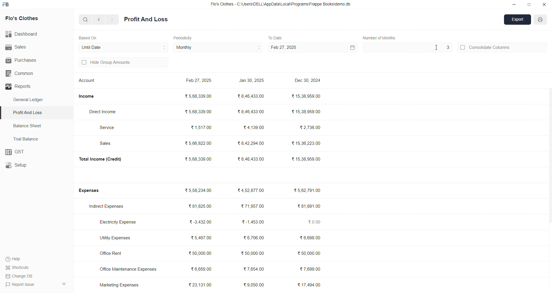 This screenshot has height=293, width=552. I want to click on ₹5,58,234.00, so click(200, 190).